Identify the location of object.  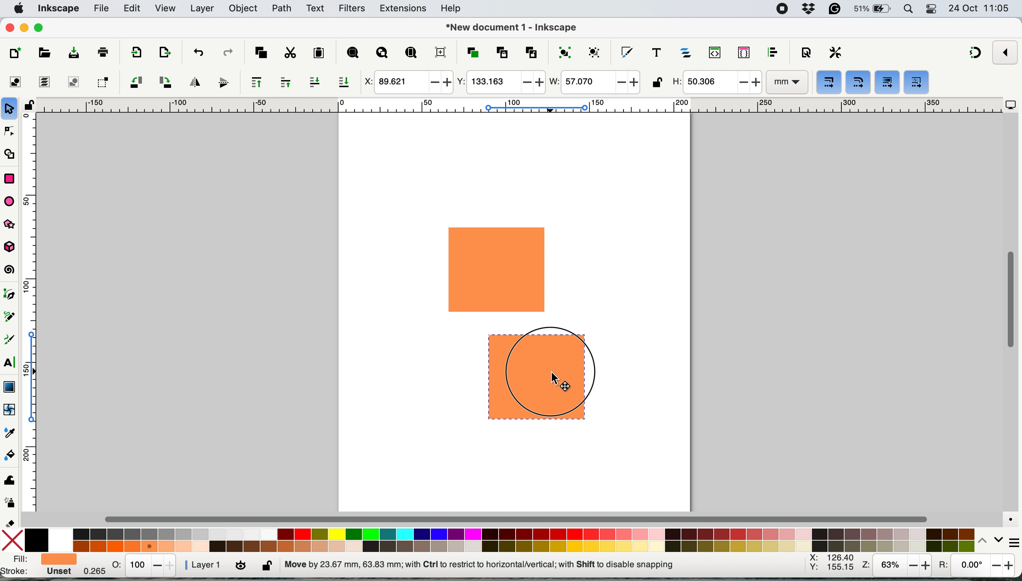
(245, 8).